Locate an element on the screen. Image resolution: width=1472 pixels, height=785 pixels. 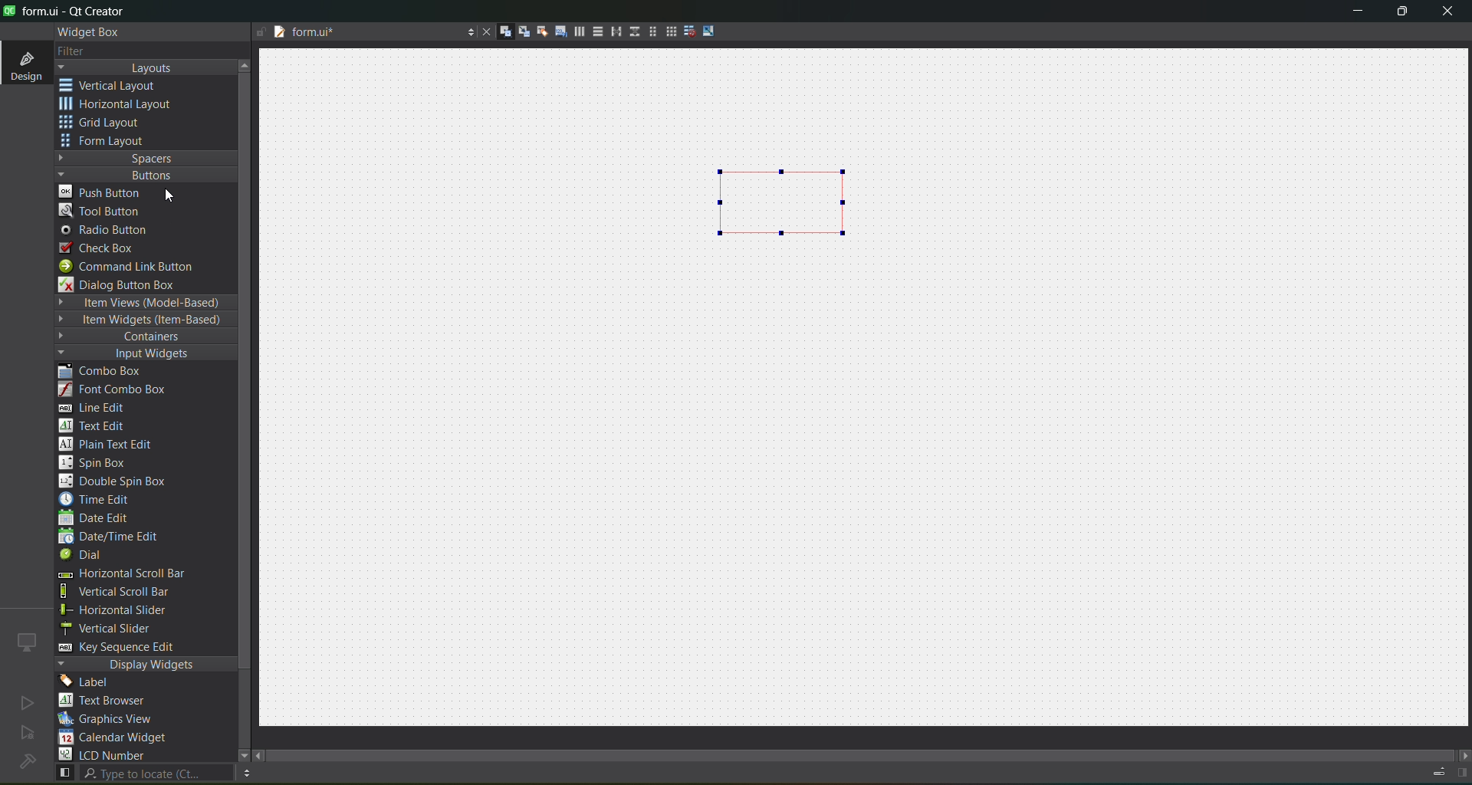
date edit is located at coordinates (97, 519).